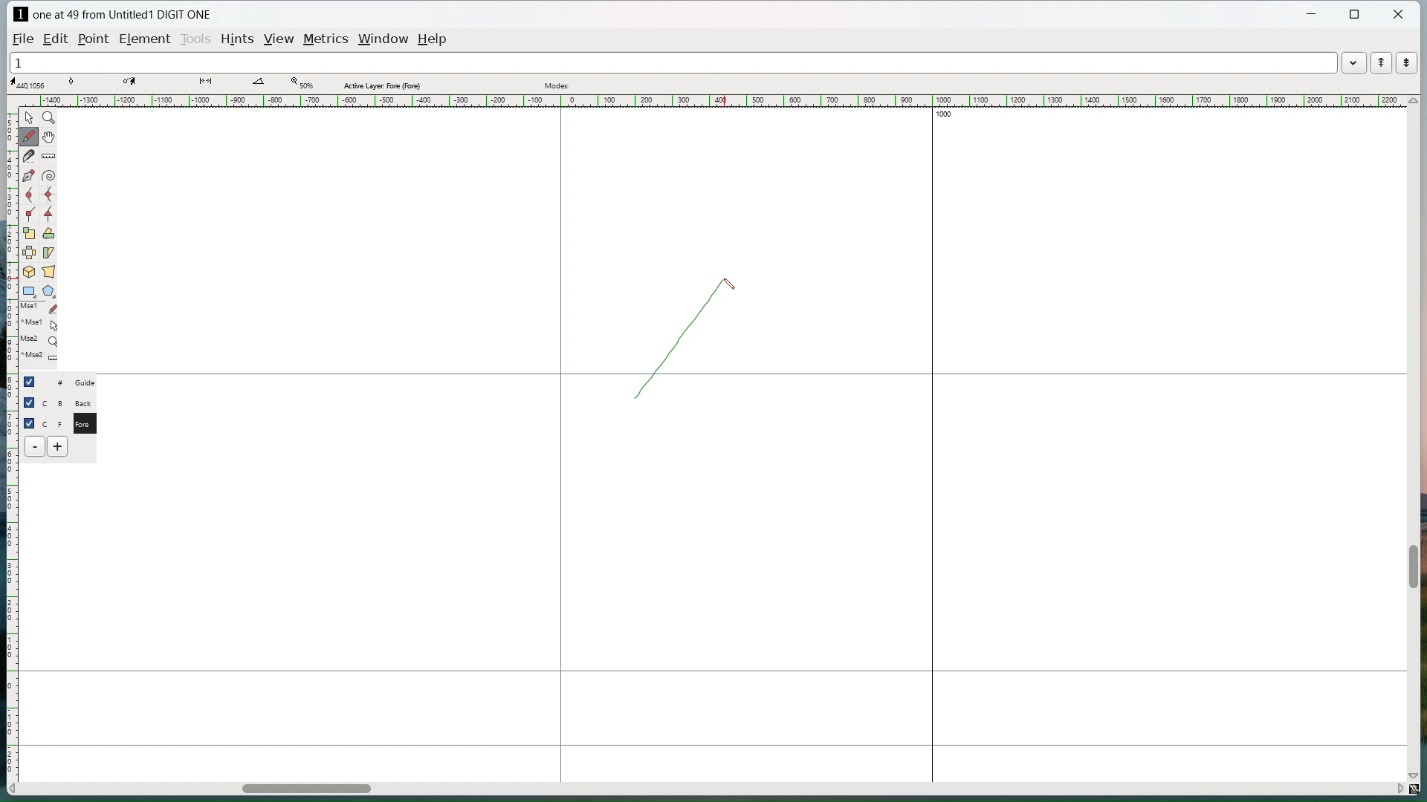 Image resolution: width=1427 pixels, height=802 pixels. Describe the element at coordinates (29, 195) in the screenshot. I see `add a curve point` at that location.